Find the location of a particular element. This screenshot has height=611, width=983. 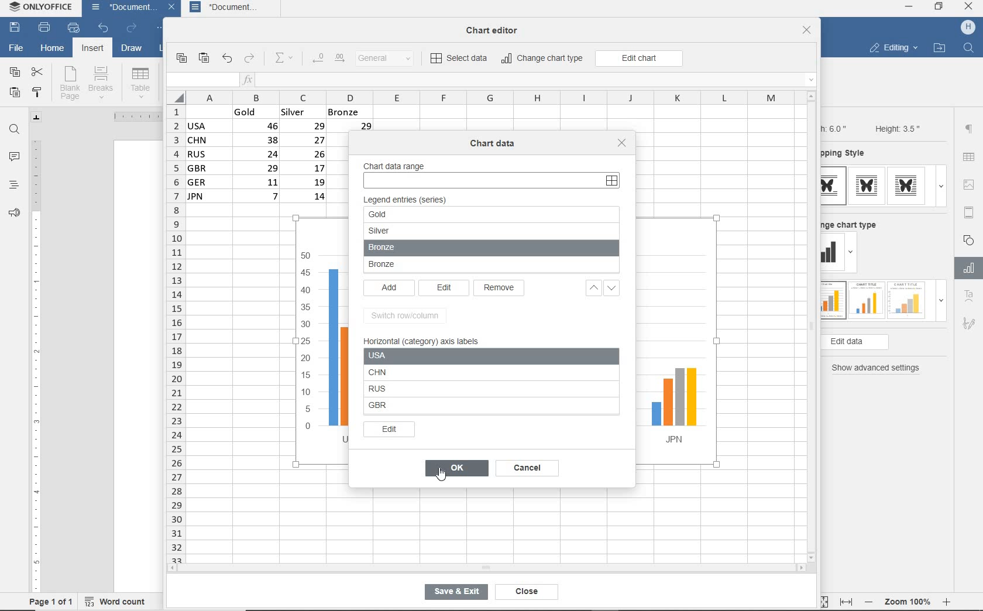

USA is located at coordinates (334, 355).